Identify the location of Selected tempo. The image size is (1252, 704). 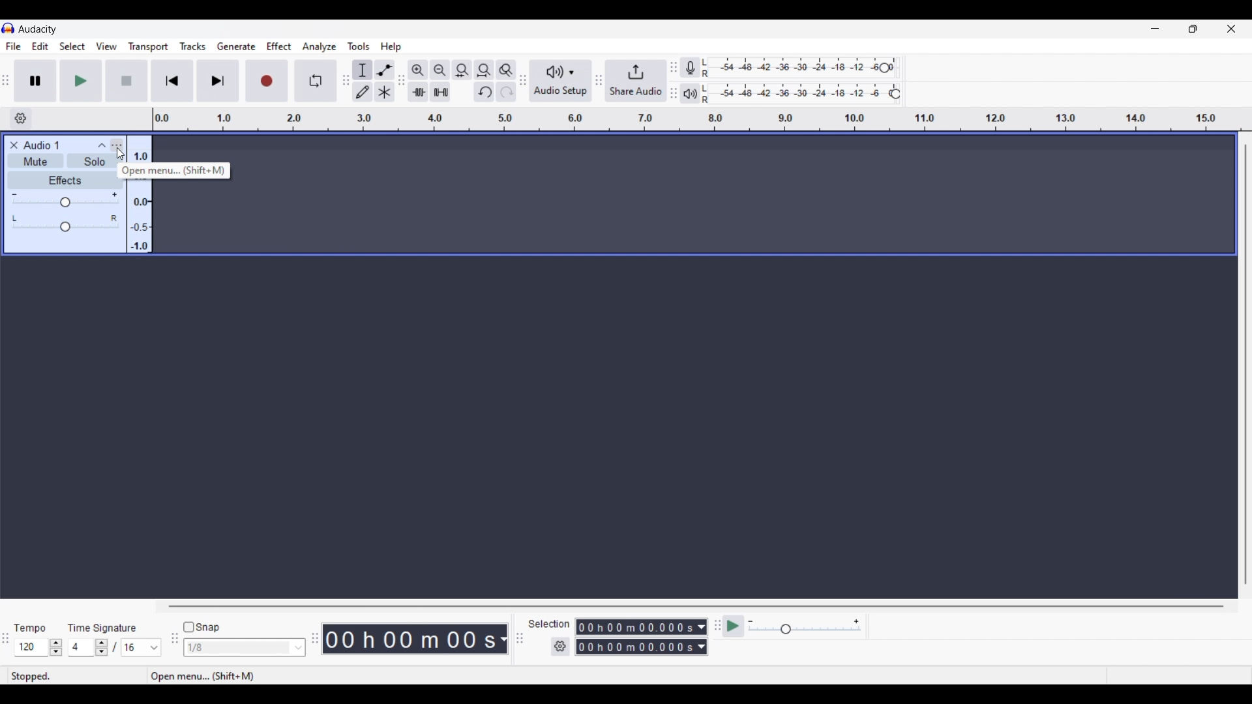
(31, 647).